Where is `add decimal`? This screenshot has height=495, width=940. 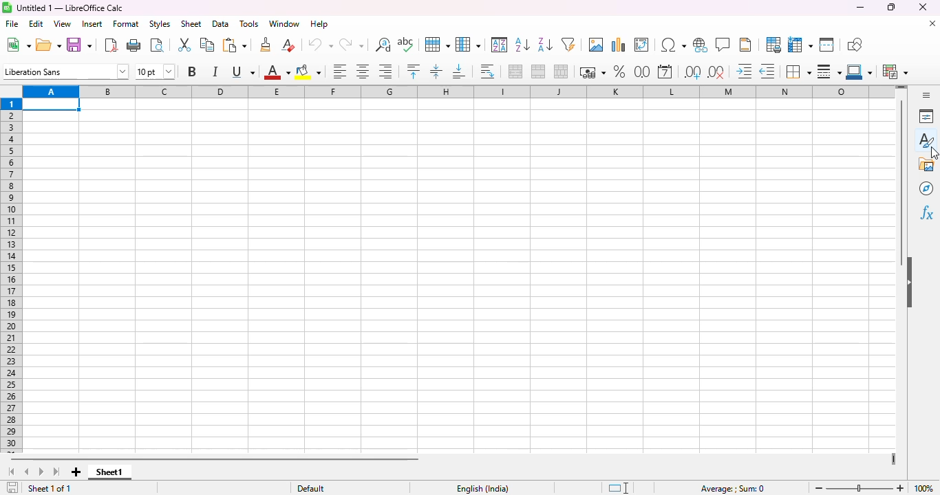
add decimal is located at coordinates (693, 72).